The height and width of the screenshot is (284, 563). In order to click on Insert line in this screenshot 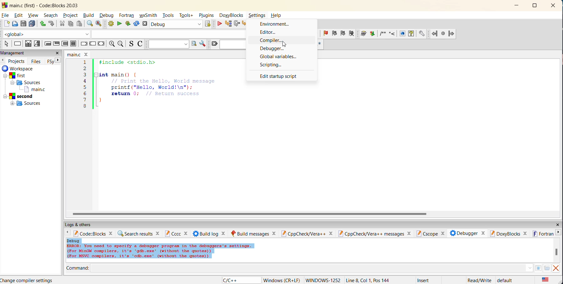, I will do `click(391, 34)`.